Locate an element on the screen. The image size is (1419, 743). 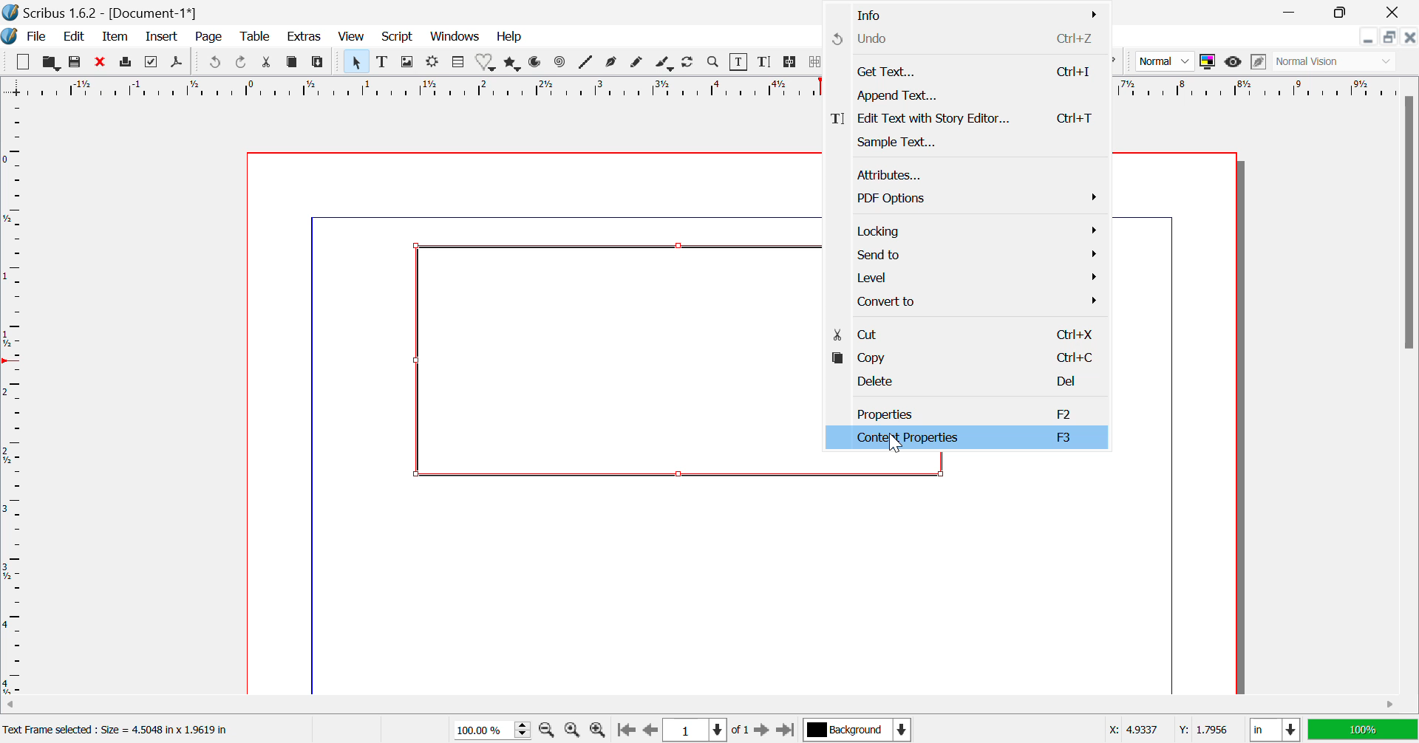
Close is located at coordinates (1410, 38).